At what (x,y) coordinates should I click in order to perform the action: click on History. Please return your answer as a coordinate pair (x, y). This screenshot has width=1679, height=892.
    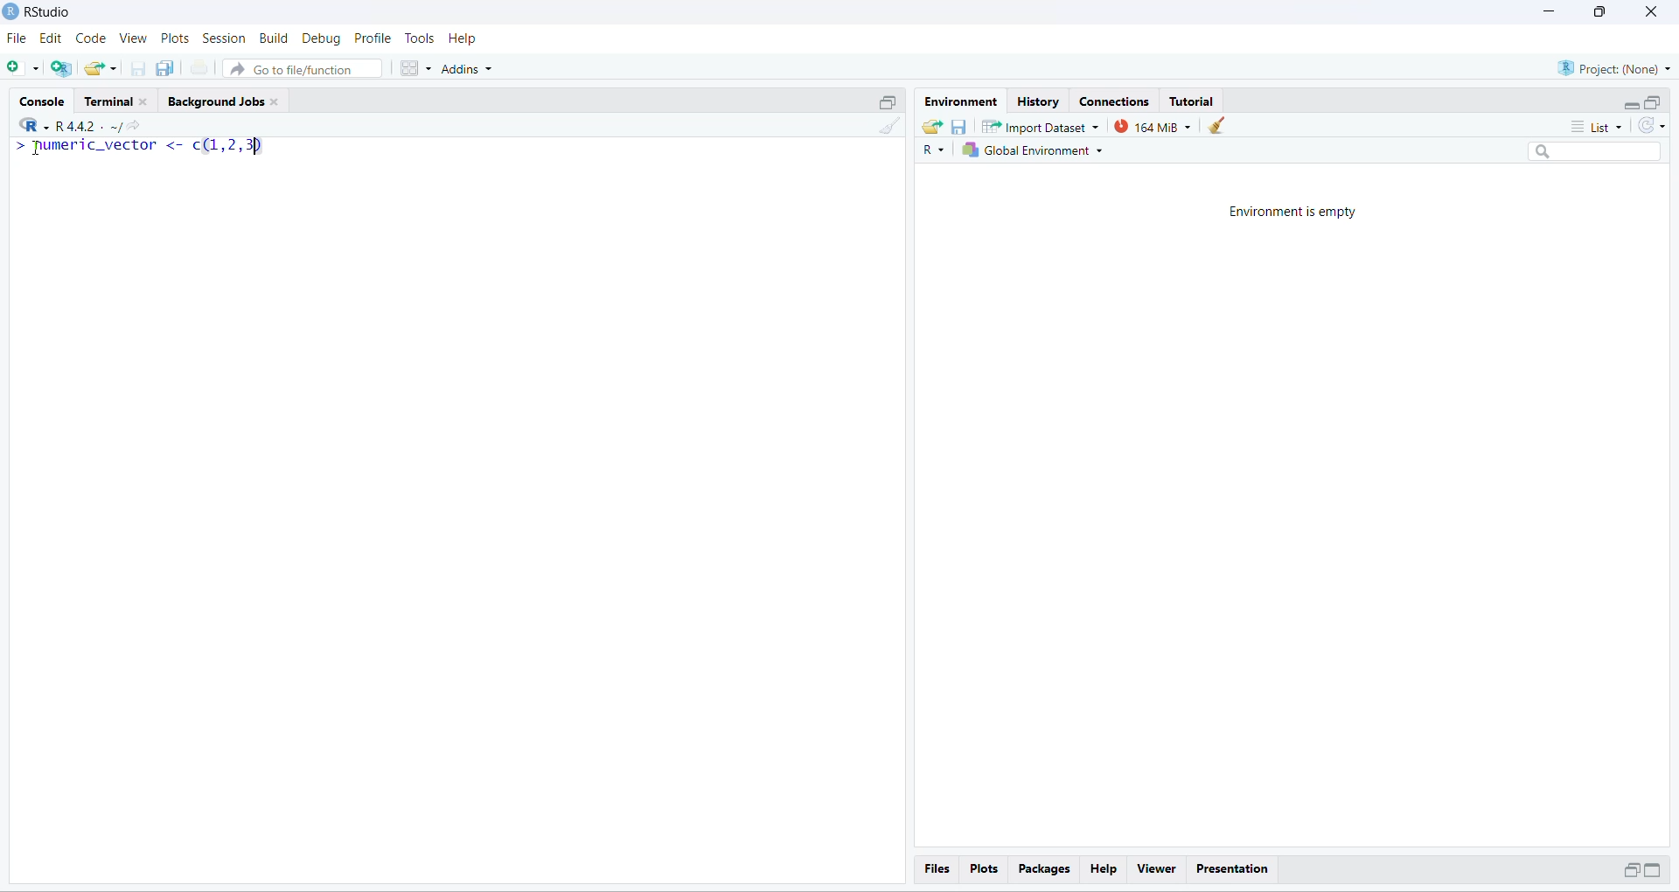
    Looking at the image, I should click on (1038, 100).